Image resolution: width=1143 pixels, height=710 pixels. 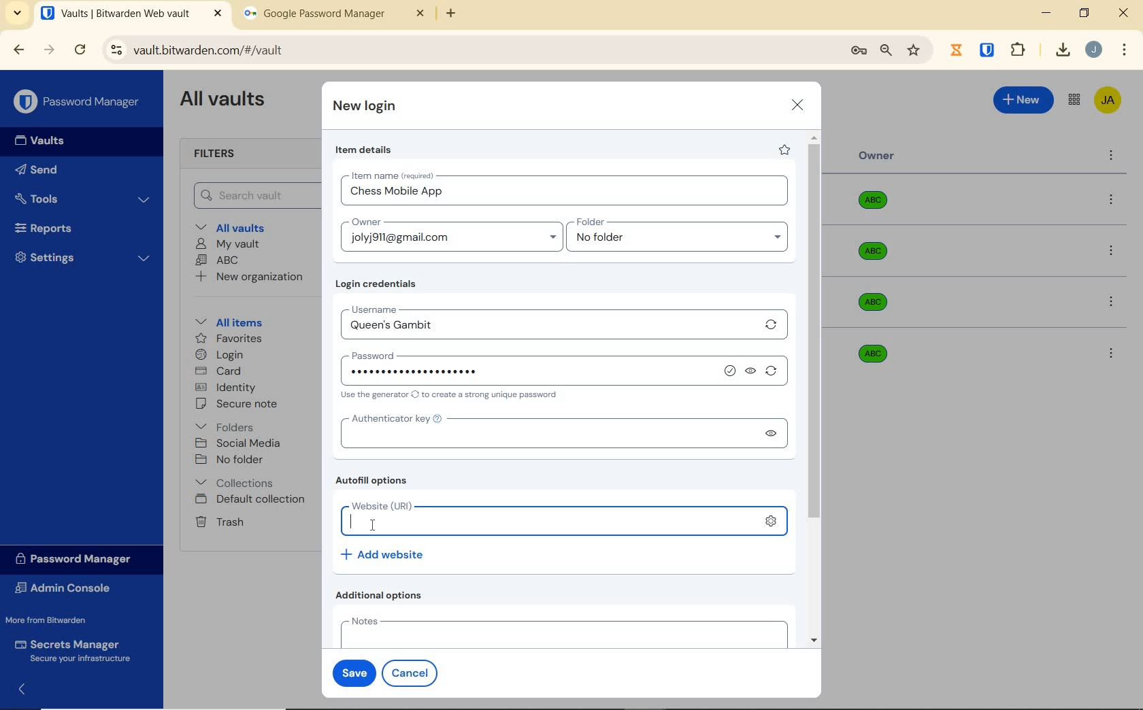 What do you see at coordinates (59, 225) in the screenshot?
I see `Reports` at bounding box center [59, 225].